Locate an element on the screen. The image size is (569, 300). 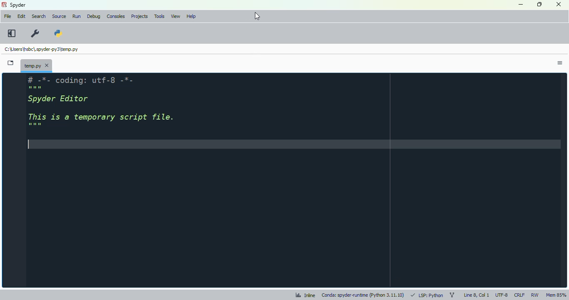
file is located at coordinates (8, 16).